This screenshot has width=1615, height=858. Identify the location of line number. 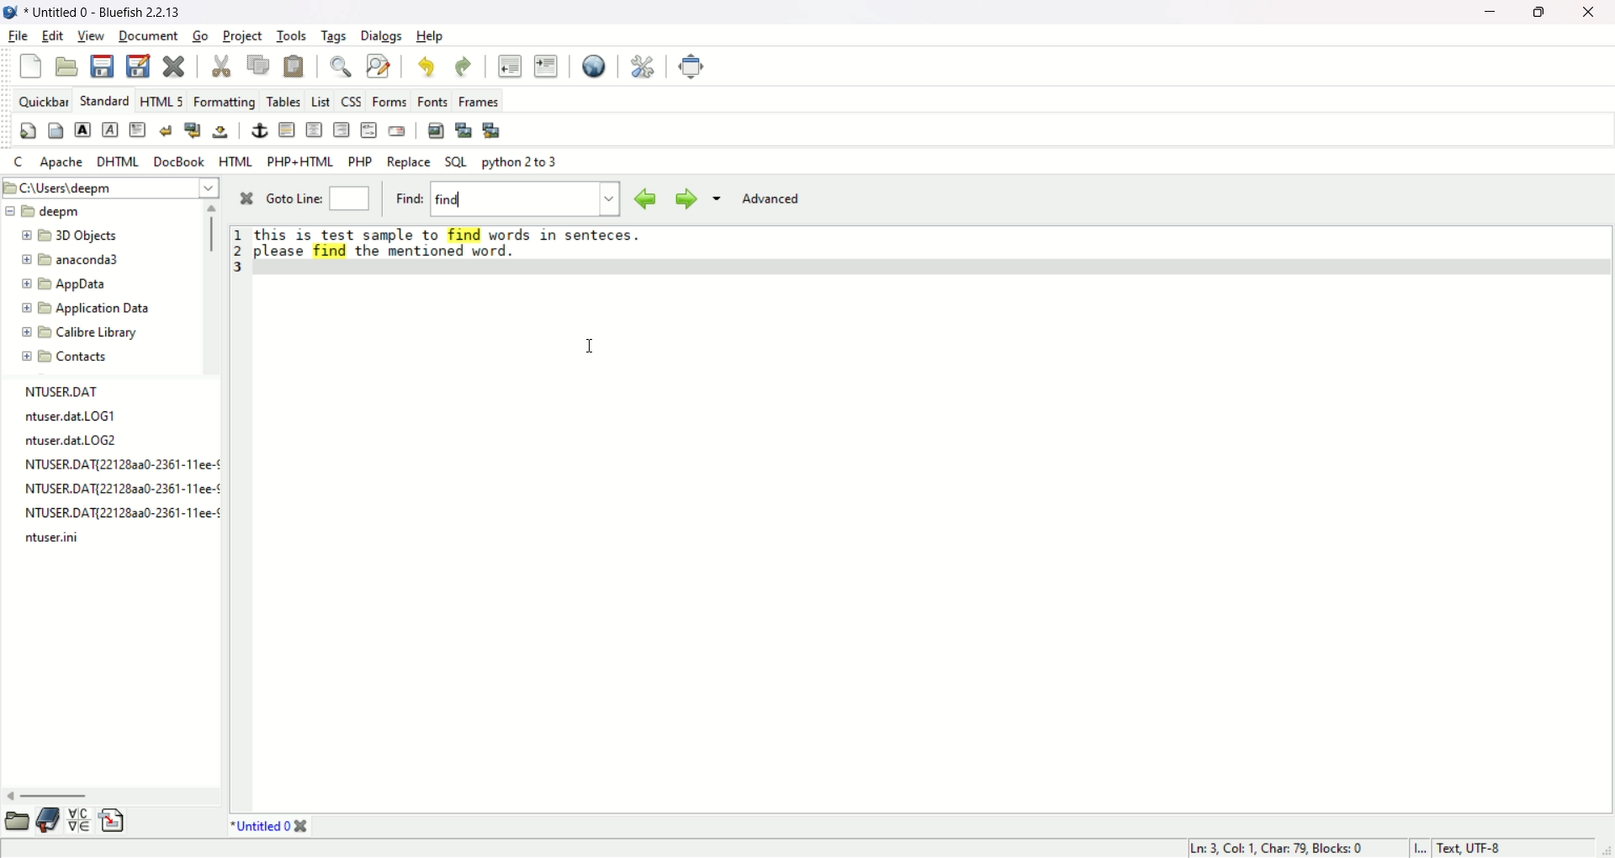
(239, 248).